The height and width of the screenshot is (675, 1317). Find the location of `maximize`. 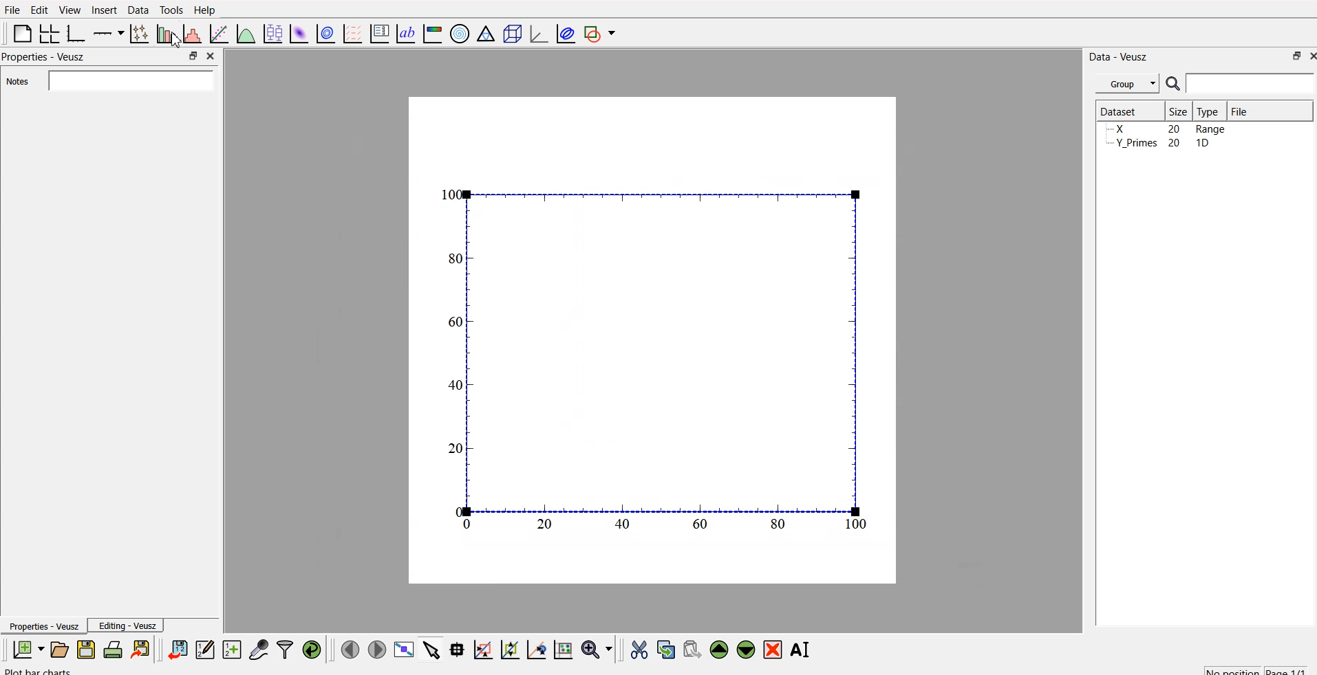

maximize is located at coordinates (189, 56).